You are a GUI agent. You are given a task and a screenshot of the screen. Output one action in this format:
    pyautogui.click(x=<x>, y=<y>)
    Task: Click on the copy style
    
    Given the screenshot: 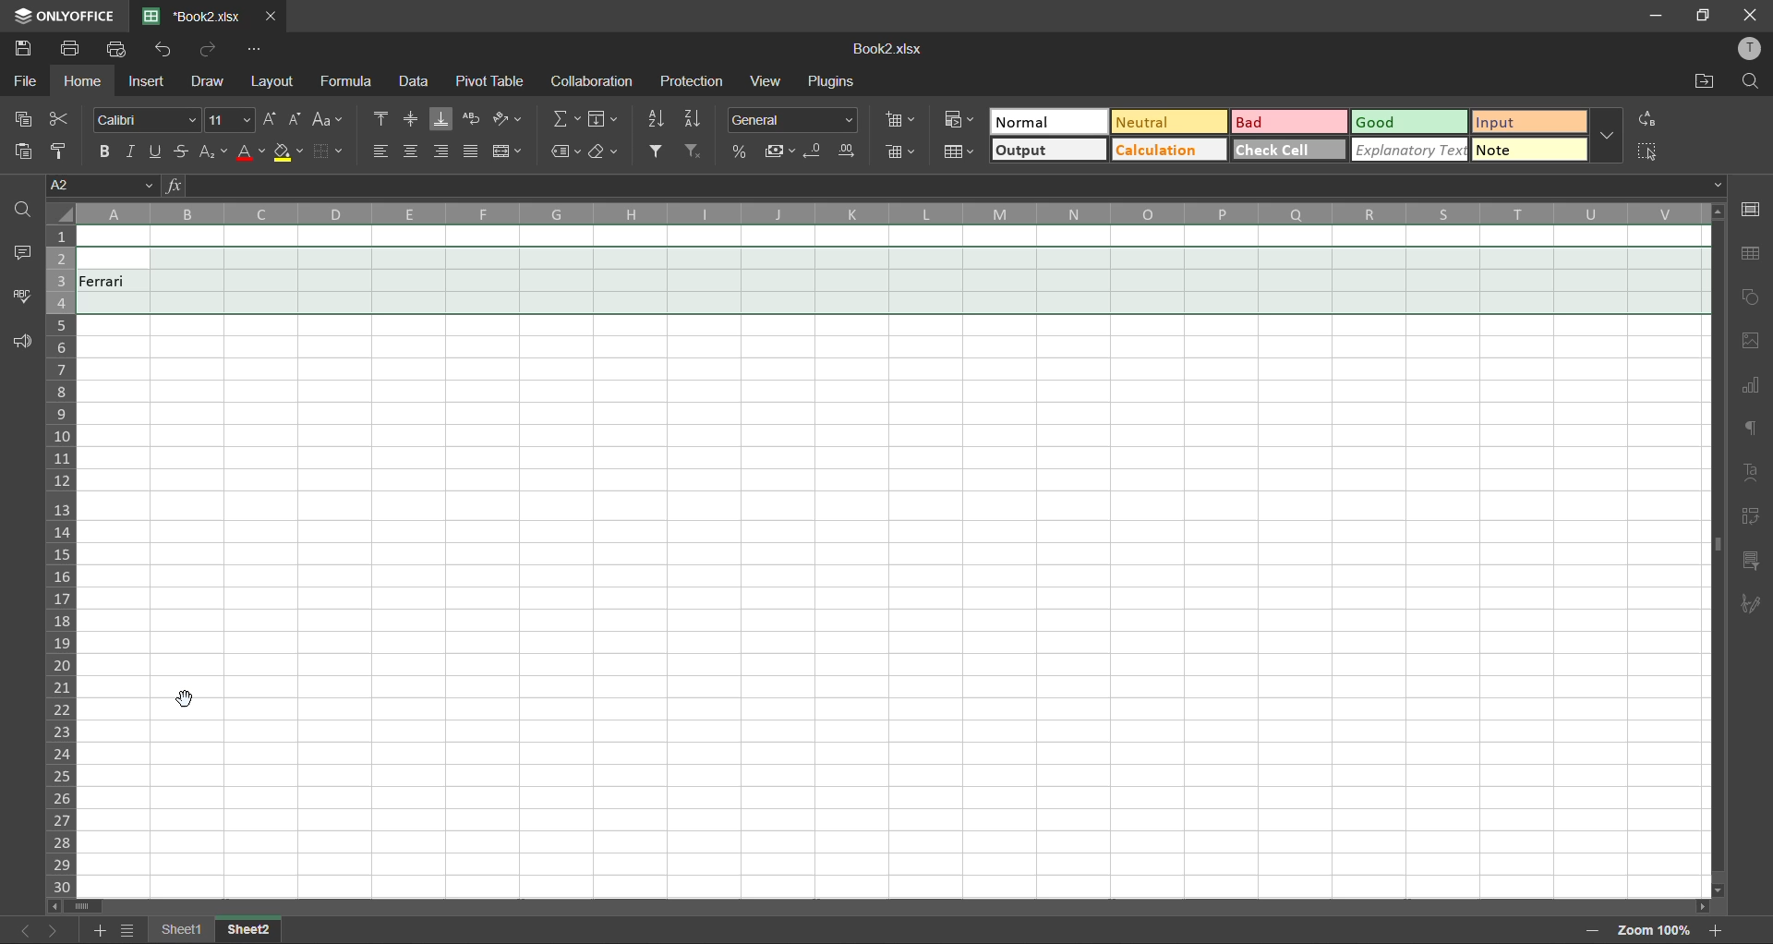 What is the action you would take?
    pyautogui.click(x=66, y=151)
    